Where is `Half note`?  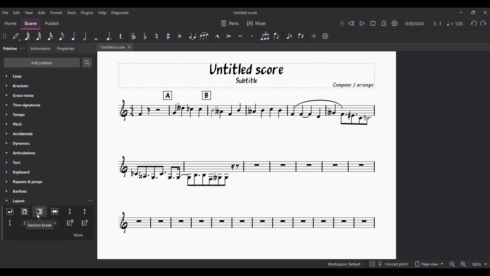
Half note is located at coordinates (85, 36).